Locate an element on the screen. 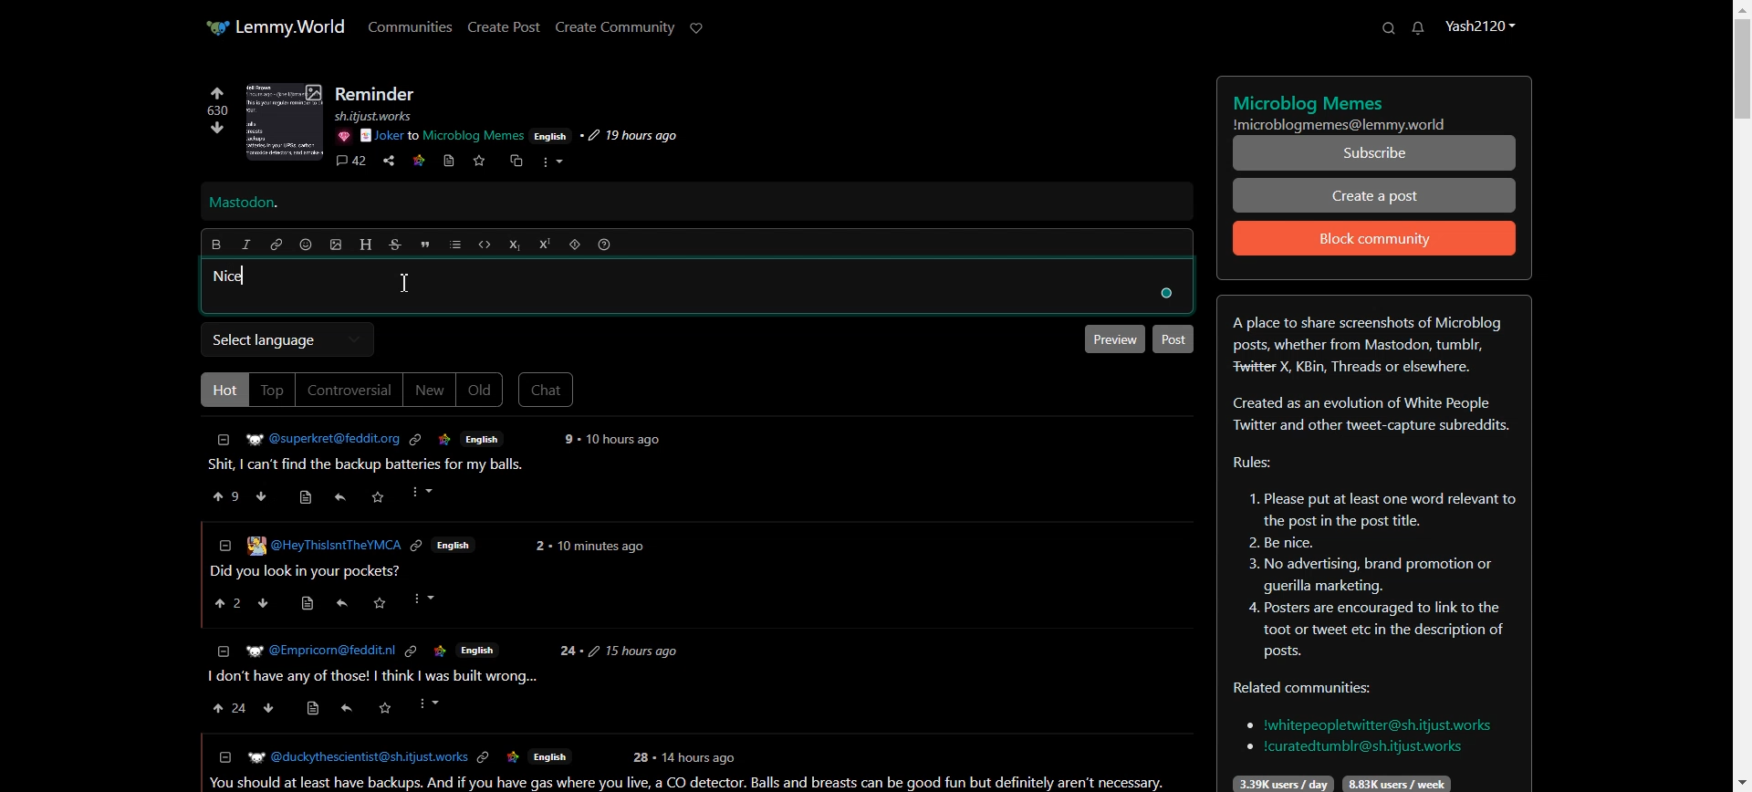 This screenshot has height=792, width=1752. Save is located at coordinates (478, 161).